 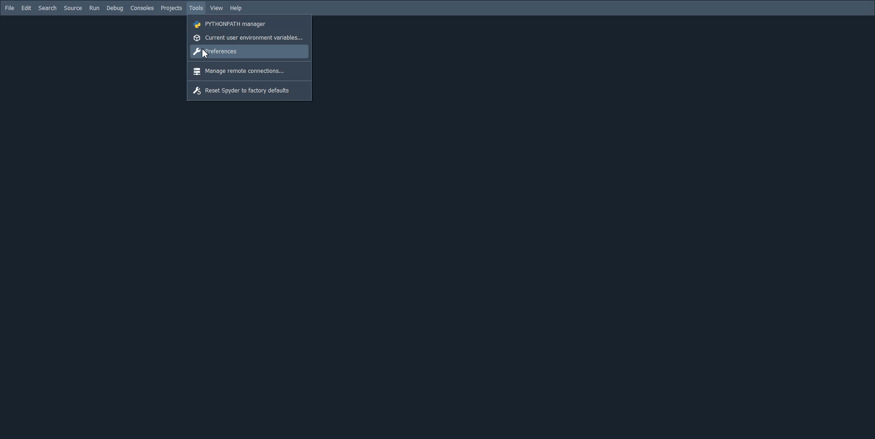 I want to click on Current user environment variable, so click(x=247, y=38).